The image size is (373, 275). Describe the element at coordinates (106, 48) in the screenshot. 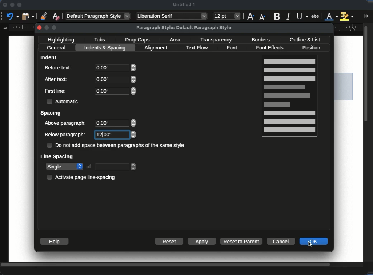

I see `indents and spacing` at that location.